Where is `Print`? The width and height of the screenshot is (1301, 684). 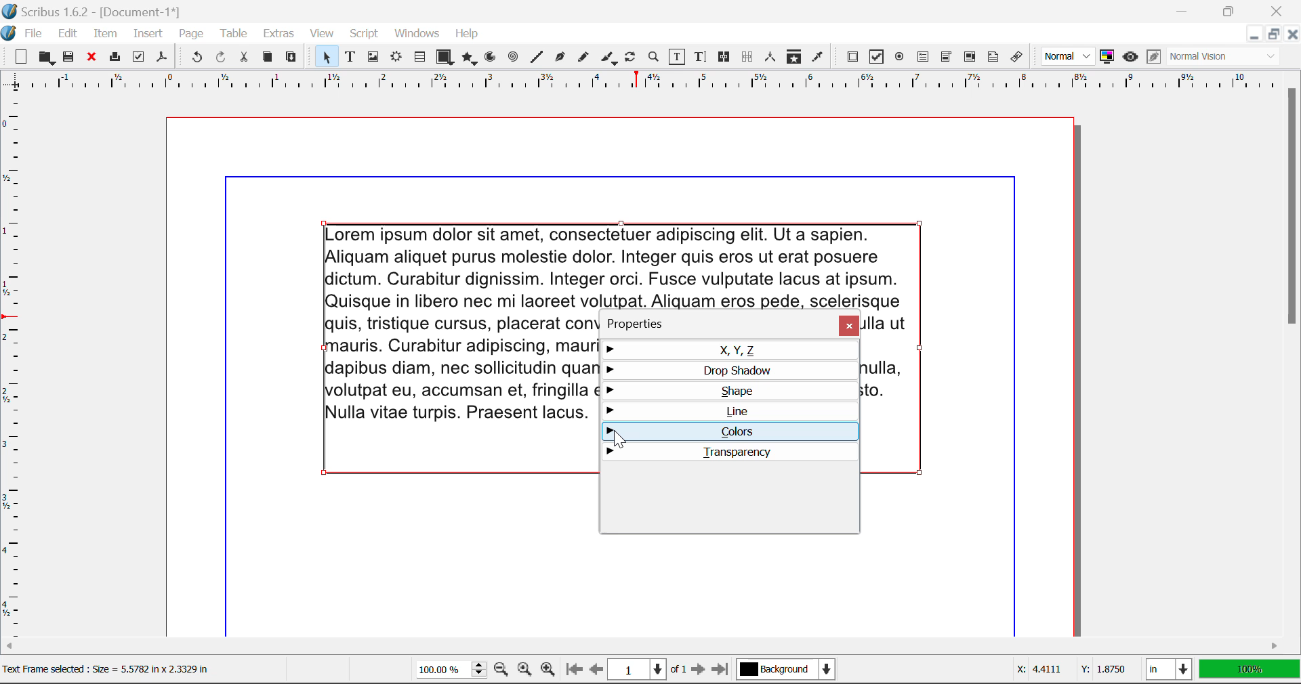
Print is located at coordinates (114, 57).